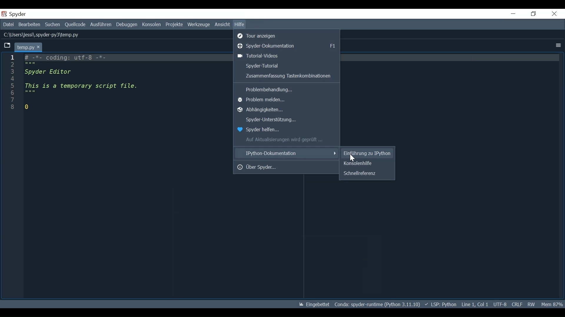 The height and width of the screenshot is (317, 565). What do you see at coordinates (5, 14) in the screenshot?
I see `Spyder Desktop Icon` at bounding box center [5, 14].